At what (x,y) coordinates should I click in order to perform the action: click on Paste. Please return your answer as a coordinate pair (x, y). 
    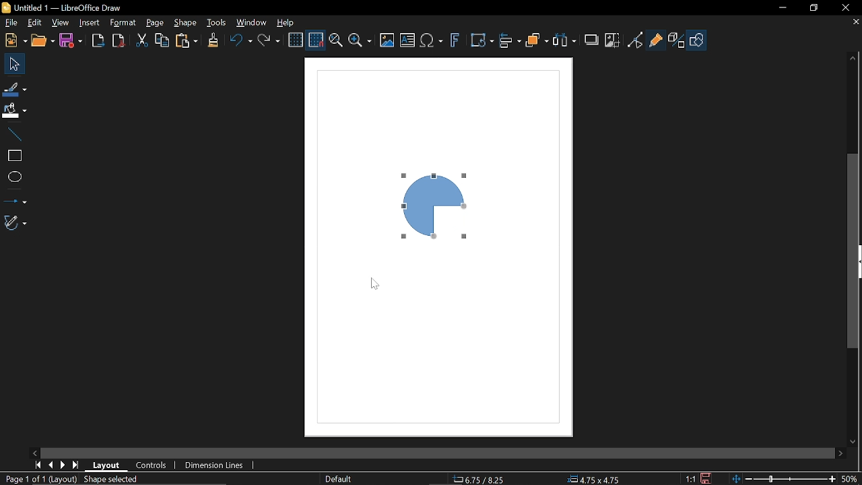
    Looking at the image, I should click on (187, 41).